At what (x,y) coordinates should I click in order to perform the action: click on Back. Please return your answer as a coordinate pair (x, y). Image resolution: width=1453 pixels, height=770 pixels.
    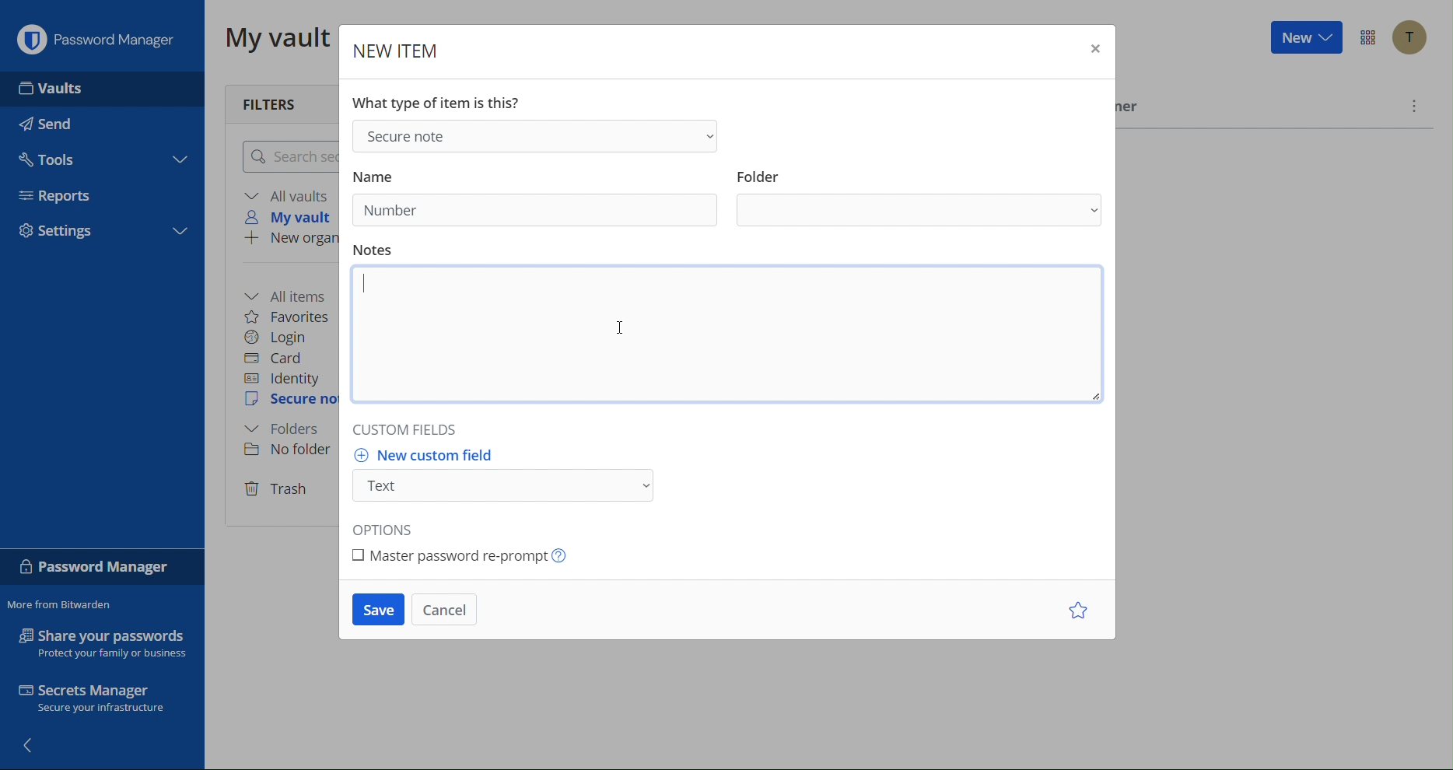
    Looking at the image, I should click on (33, 747).